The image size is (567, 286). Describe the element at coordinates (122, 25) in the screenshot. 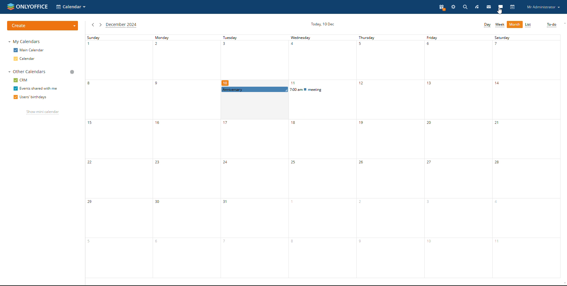

I see `current month` at that location.